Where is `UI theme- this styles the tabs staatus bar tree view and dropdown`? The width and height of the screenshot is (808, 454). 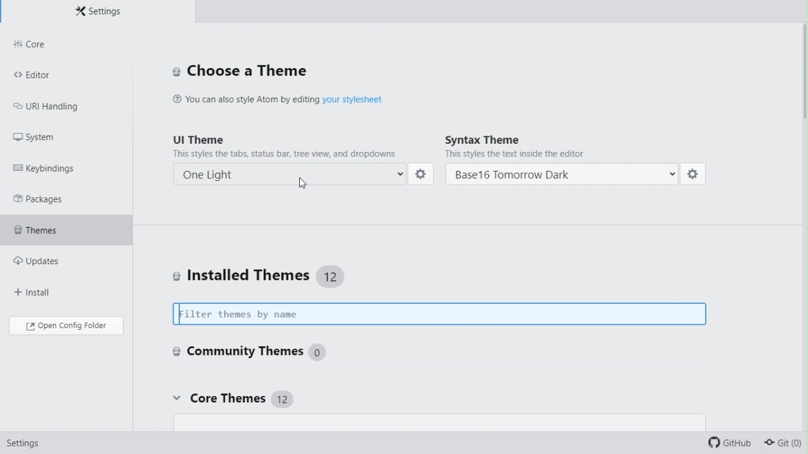
UI theme- this styles the tabs staatus bar tree view and dropdown is located at coordinates (290, 144).